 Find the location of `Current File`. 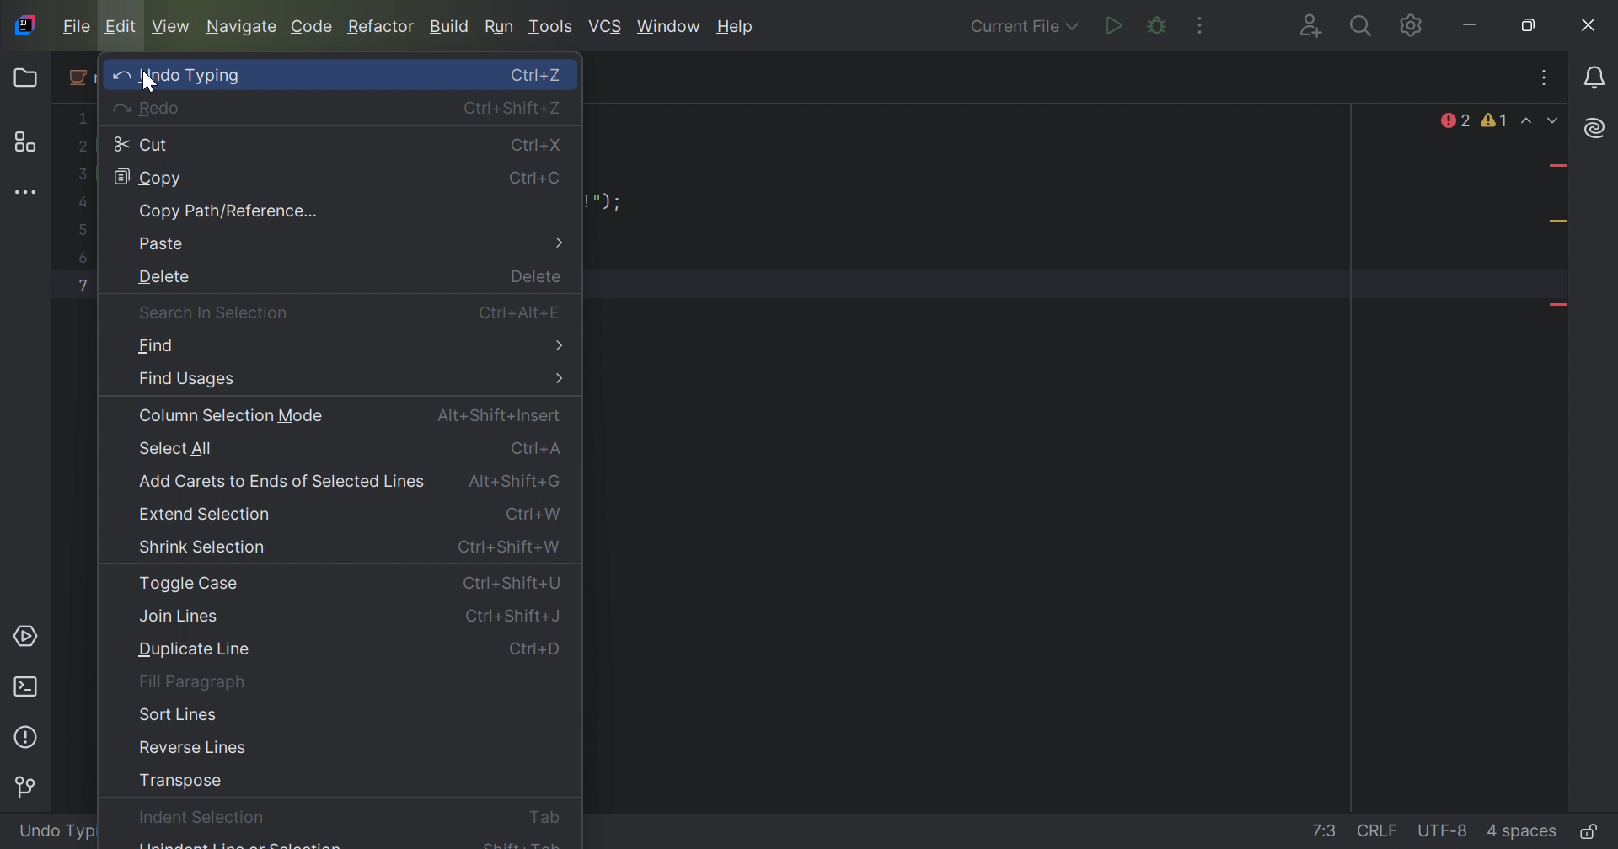

Current File is located at coordinates (1026, 27).